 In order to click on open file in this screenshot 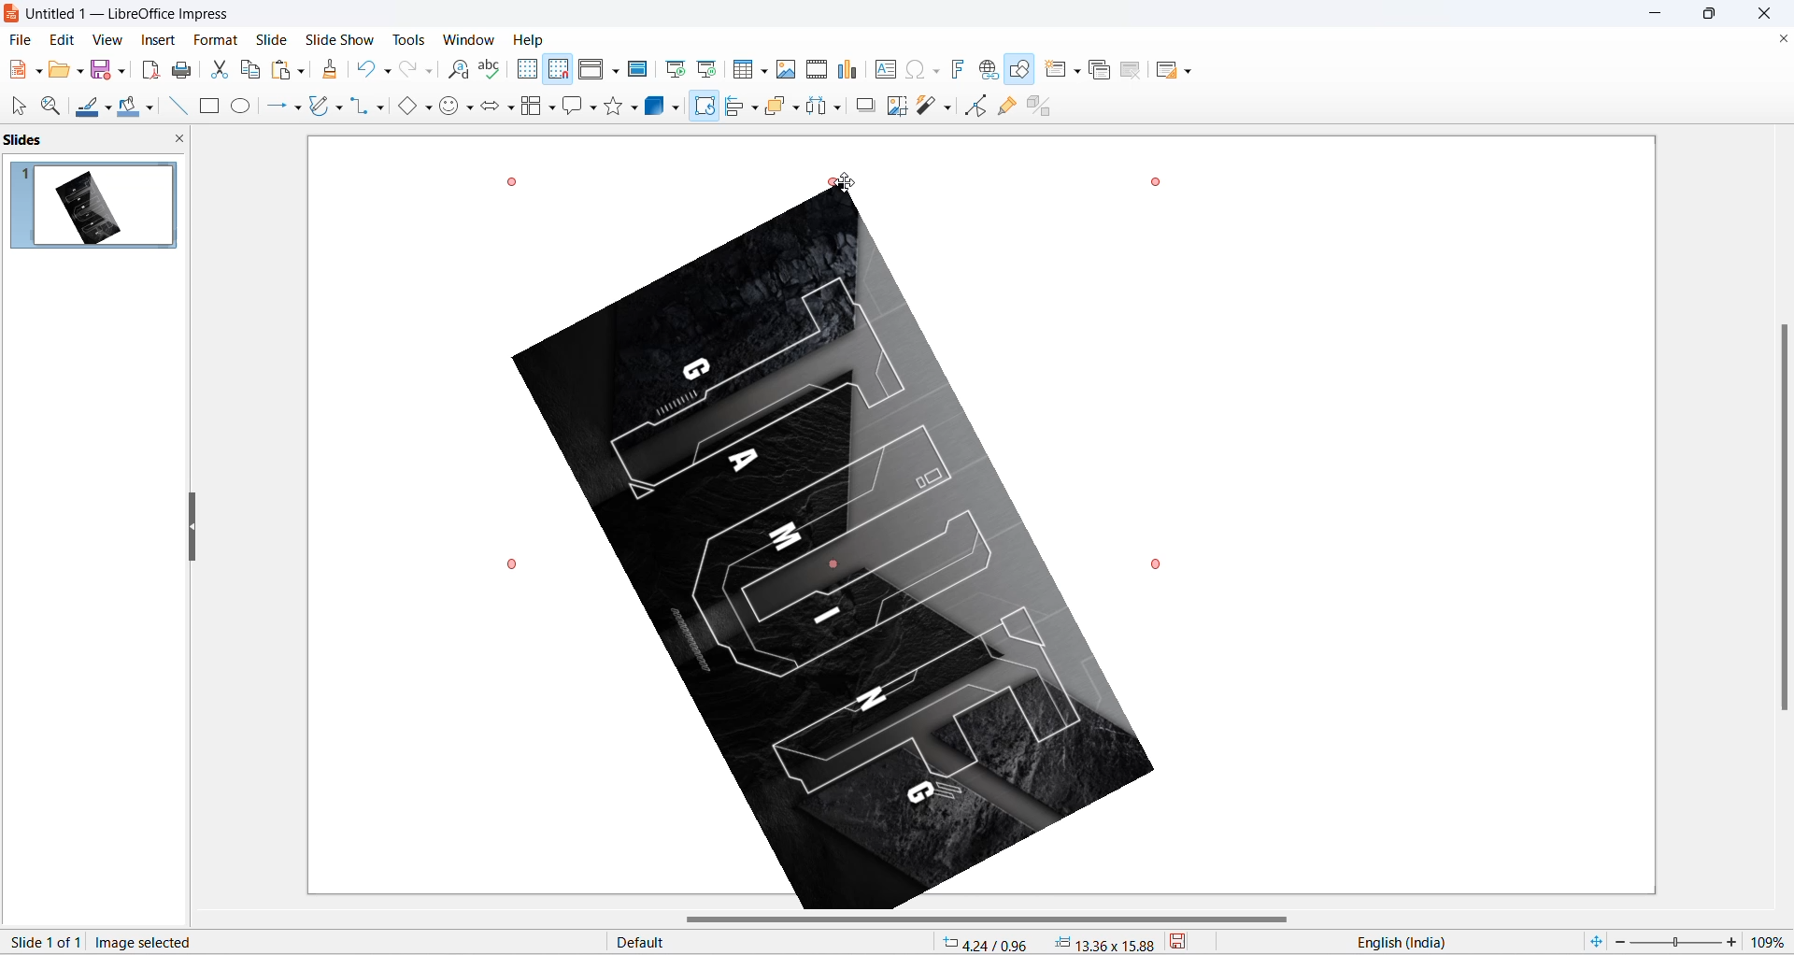, I will do `click(59, 73)`.